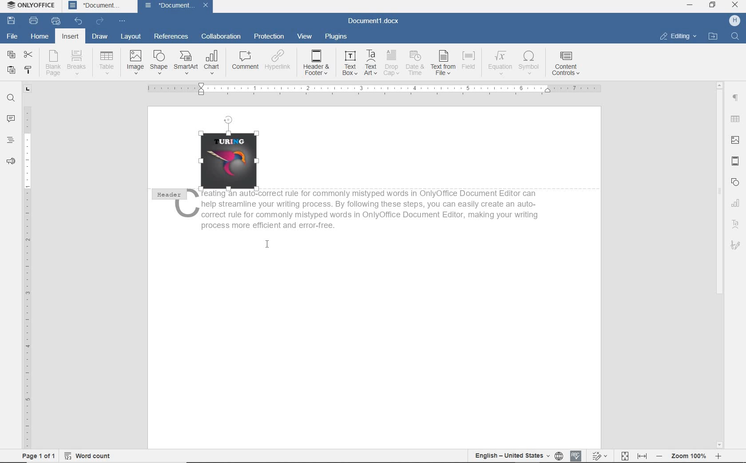 This screenshot has height=463, width=746. What do you see at coordinates (307, 37) in the screenshot?
I see `VIEW` at bounding box center [307, 37].